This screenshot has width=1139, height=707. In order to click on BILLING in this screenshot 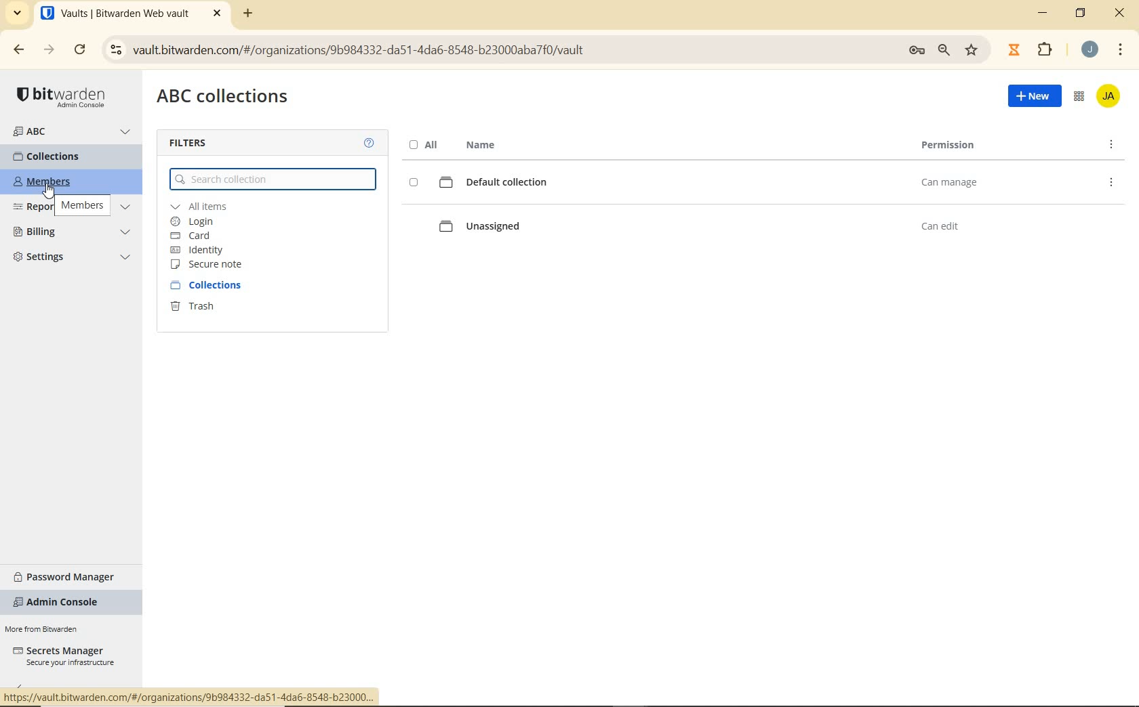, I will do `click(73, 233)`.